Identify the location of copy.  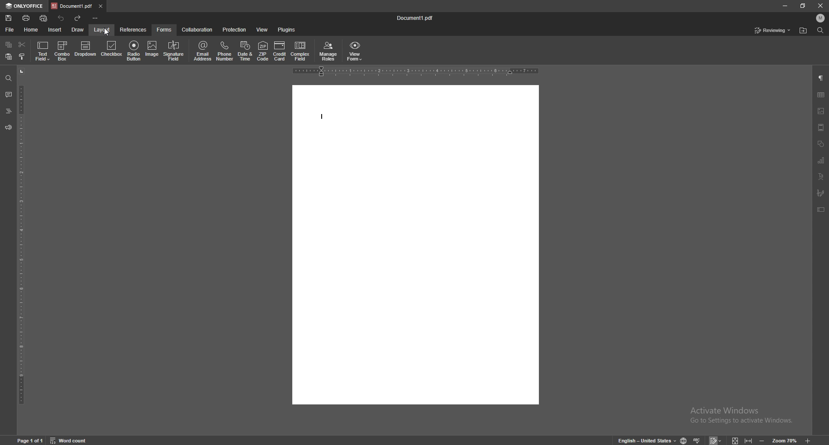
(9, 44).